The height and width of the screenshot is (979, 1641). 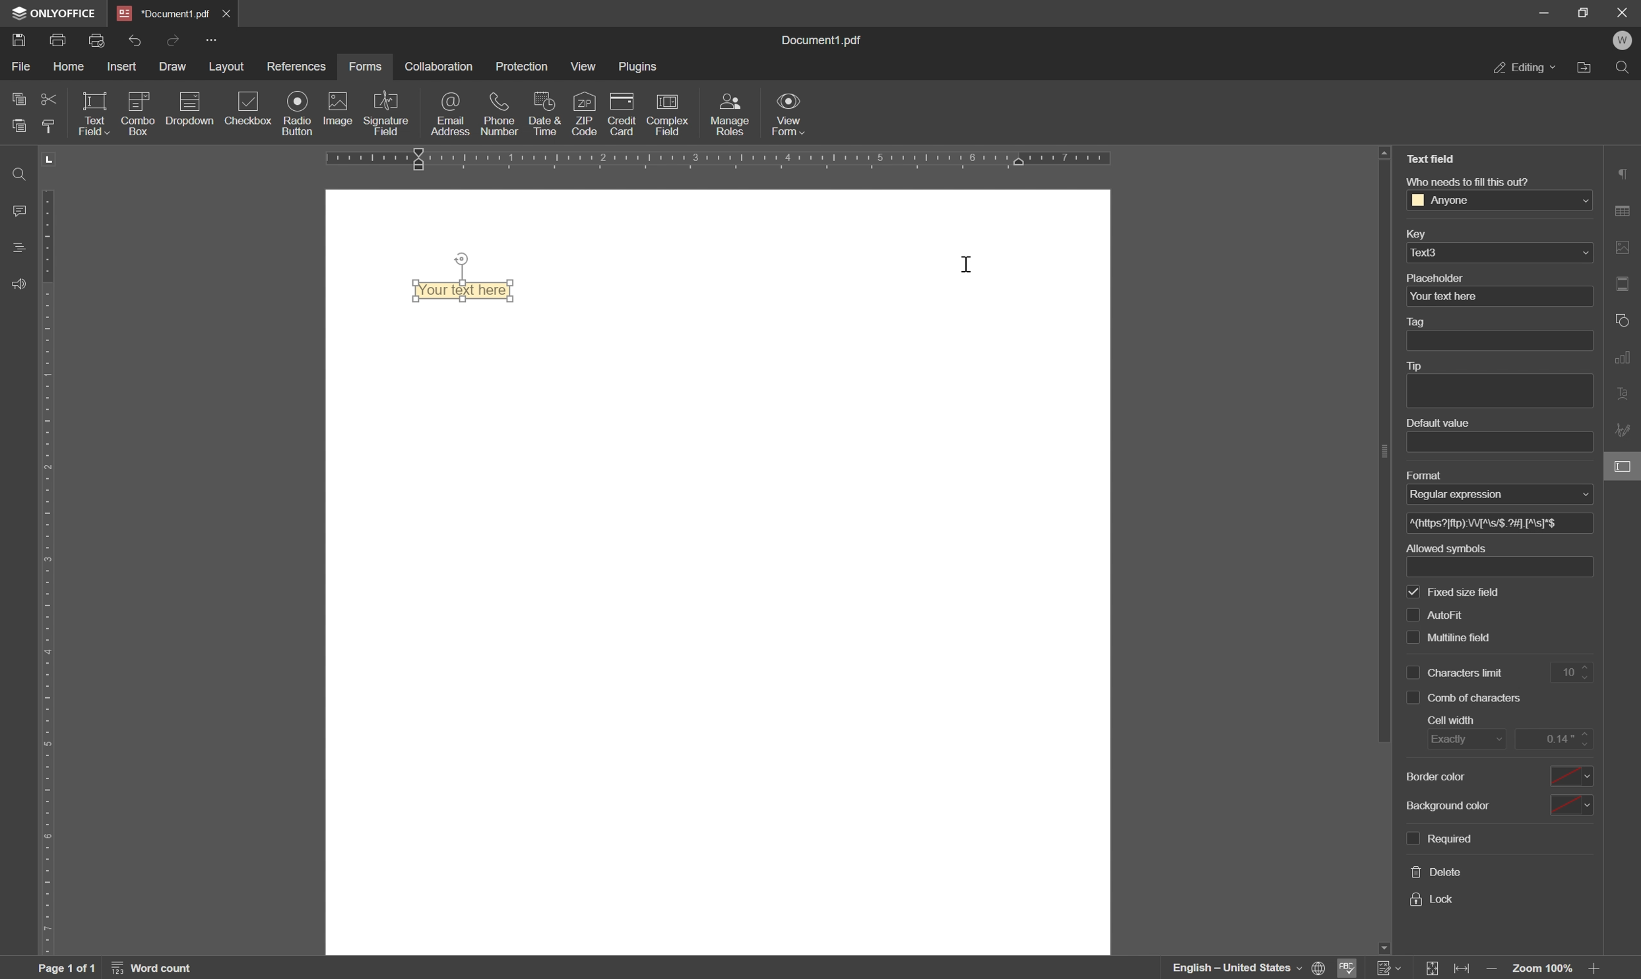 I want to click on manage roles, so click(x=732, y=113).